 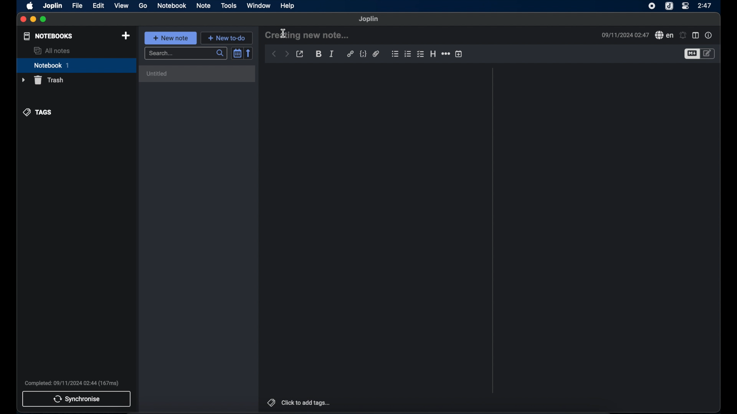 What do you see at coordinates (249, 53) in the screenshot?
I see `reverse  sort order` at bounding box center [249, 53].